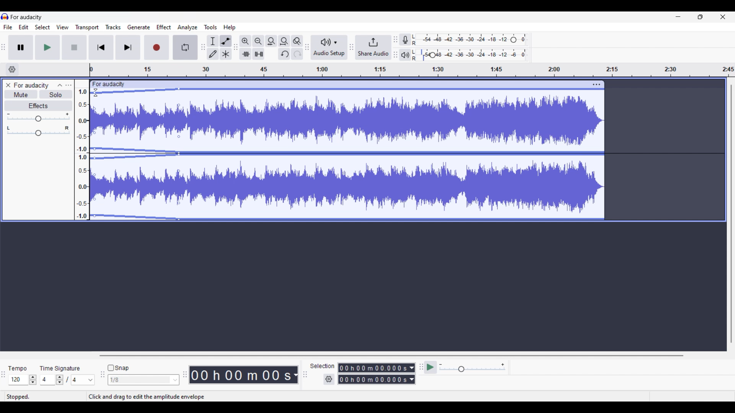  What do you see at coordinates (13, 70) in the screenshot?
I see `Timeline options` at bounding box center [13, 70].